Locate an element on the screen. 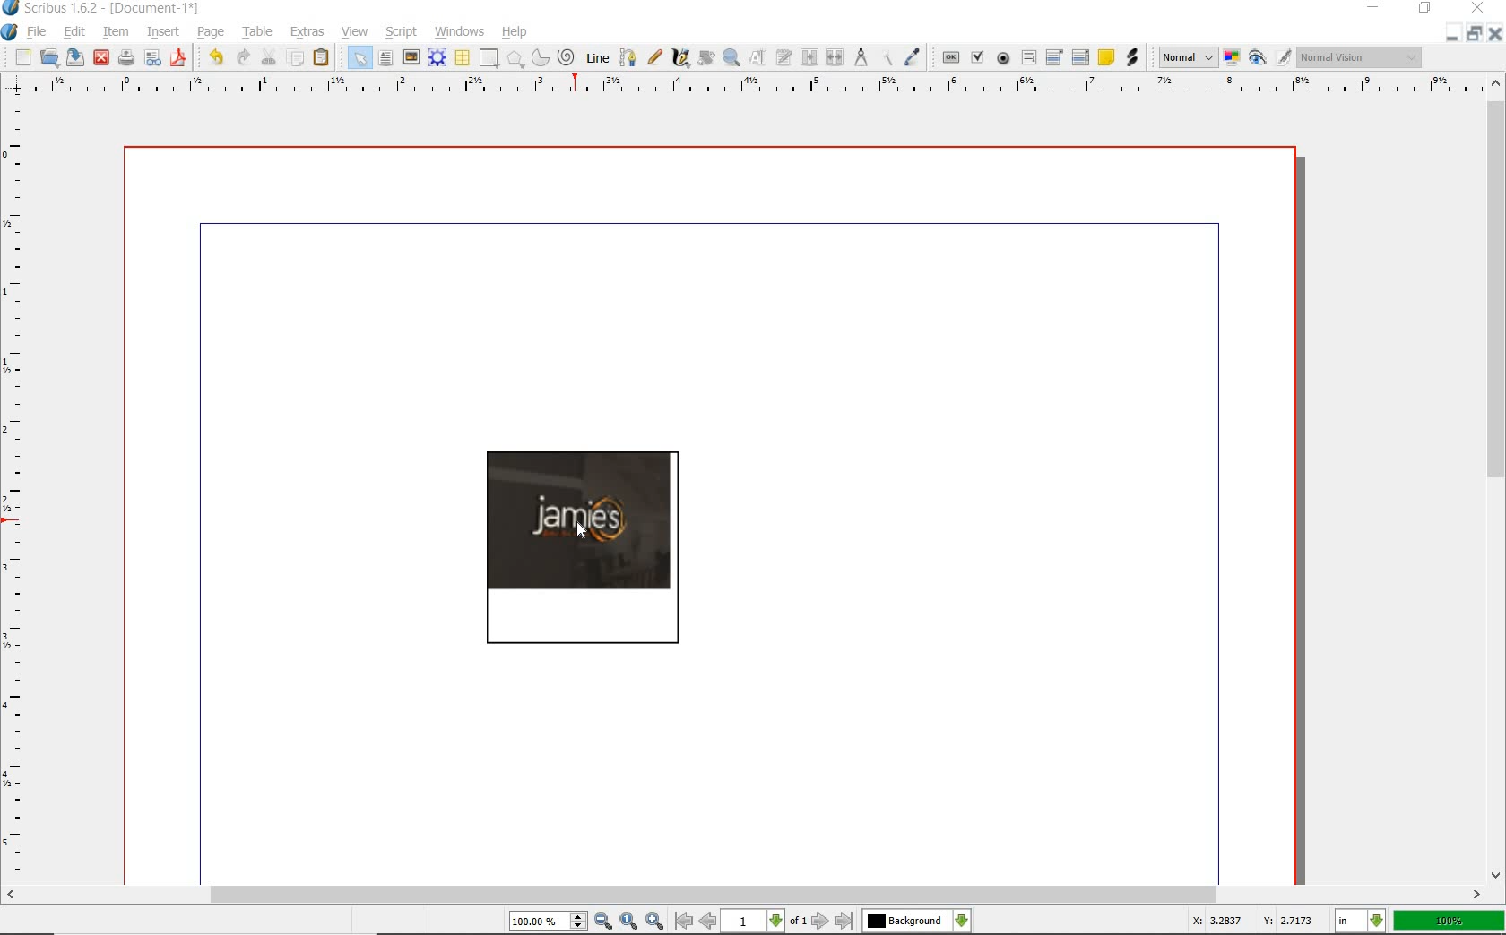 The width and height of the screenshot is (1506, 935). ARC is located at coordinates (540, 58).